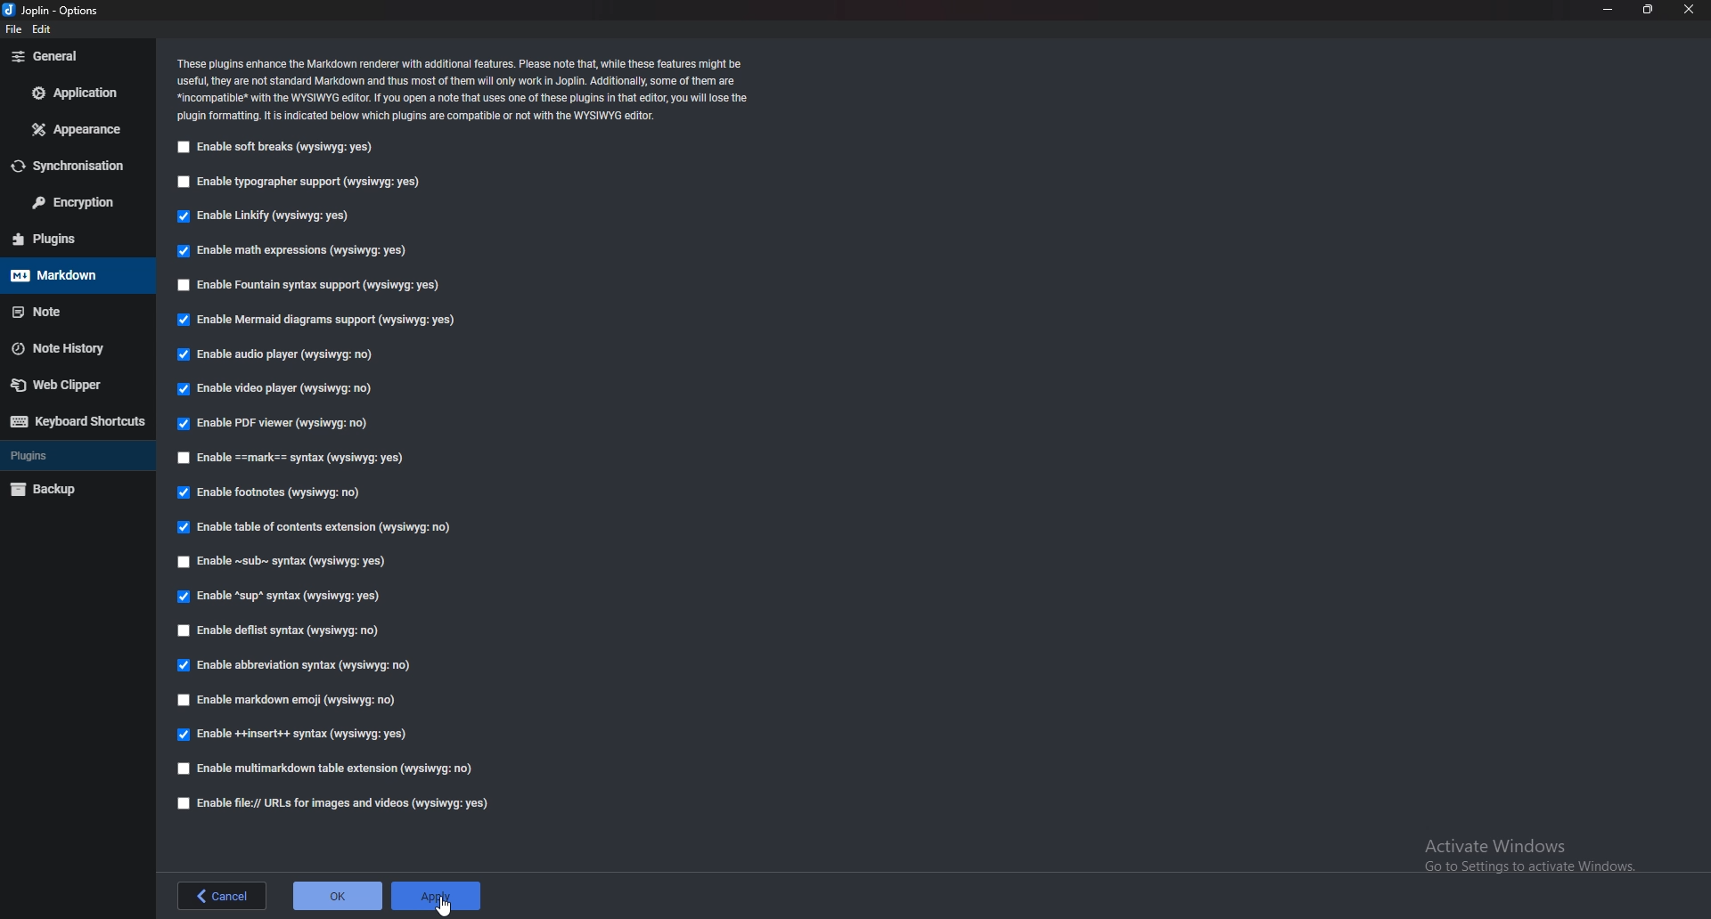 The width and height of the screenshot is (1711, 919). What do you see at coordinates (71, 348) in the screenshot?
I see `Note history` at bounding box center [71, 348].